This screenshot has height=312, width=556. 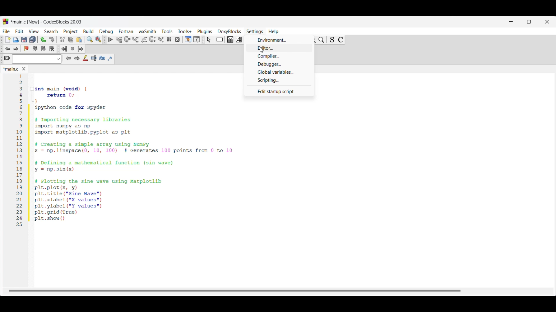 I want to click on Stop debugger, so click(x=177, y=40).